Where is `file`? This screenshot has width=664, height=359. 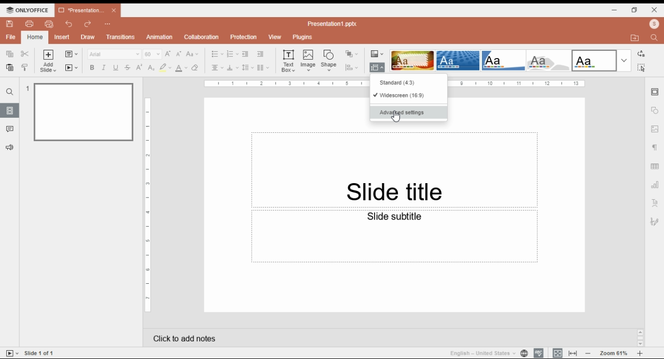
file is located at coordinates (11, 37).